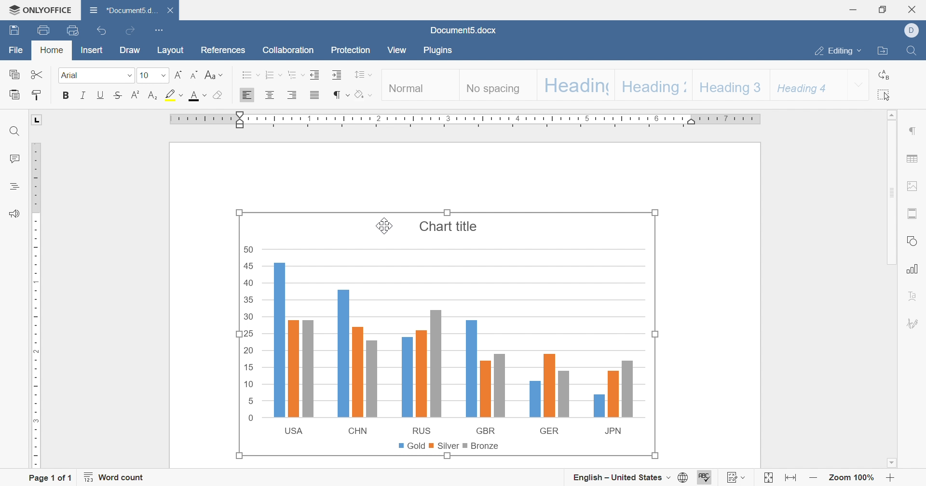 The width and height of the screenshot is (926, 486). I want to click on find, so click(912, 51).